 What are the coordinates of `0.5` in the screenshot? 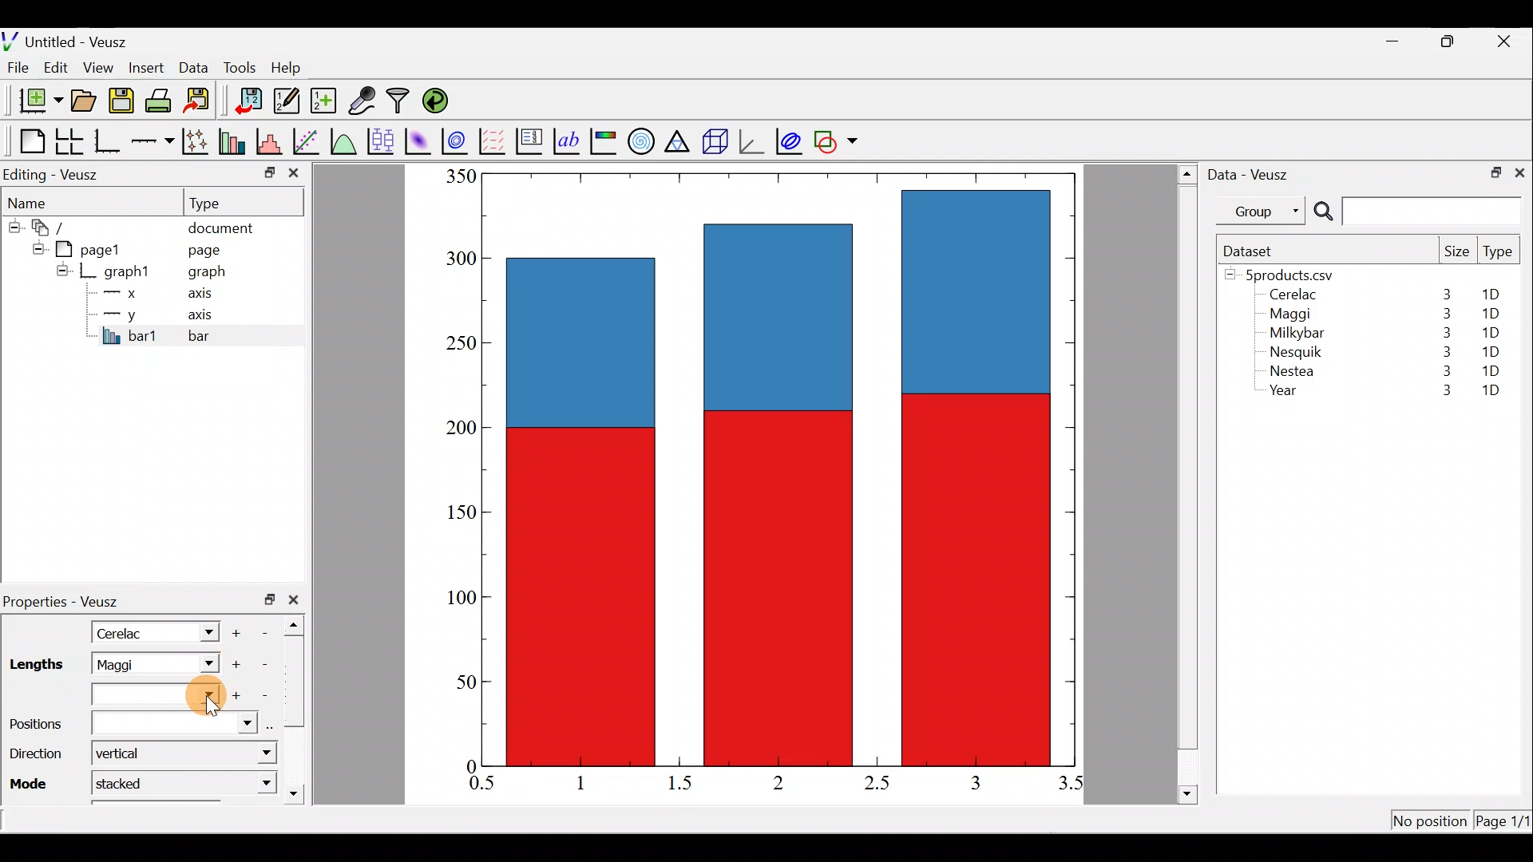 It's located at (482, 785).